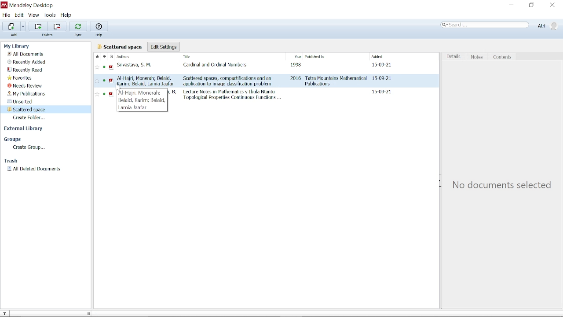  What do you see at coordinates (118, 47) in the screenshot?
I see `all documents` at bounding box center [118, 47].